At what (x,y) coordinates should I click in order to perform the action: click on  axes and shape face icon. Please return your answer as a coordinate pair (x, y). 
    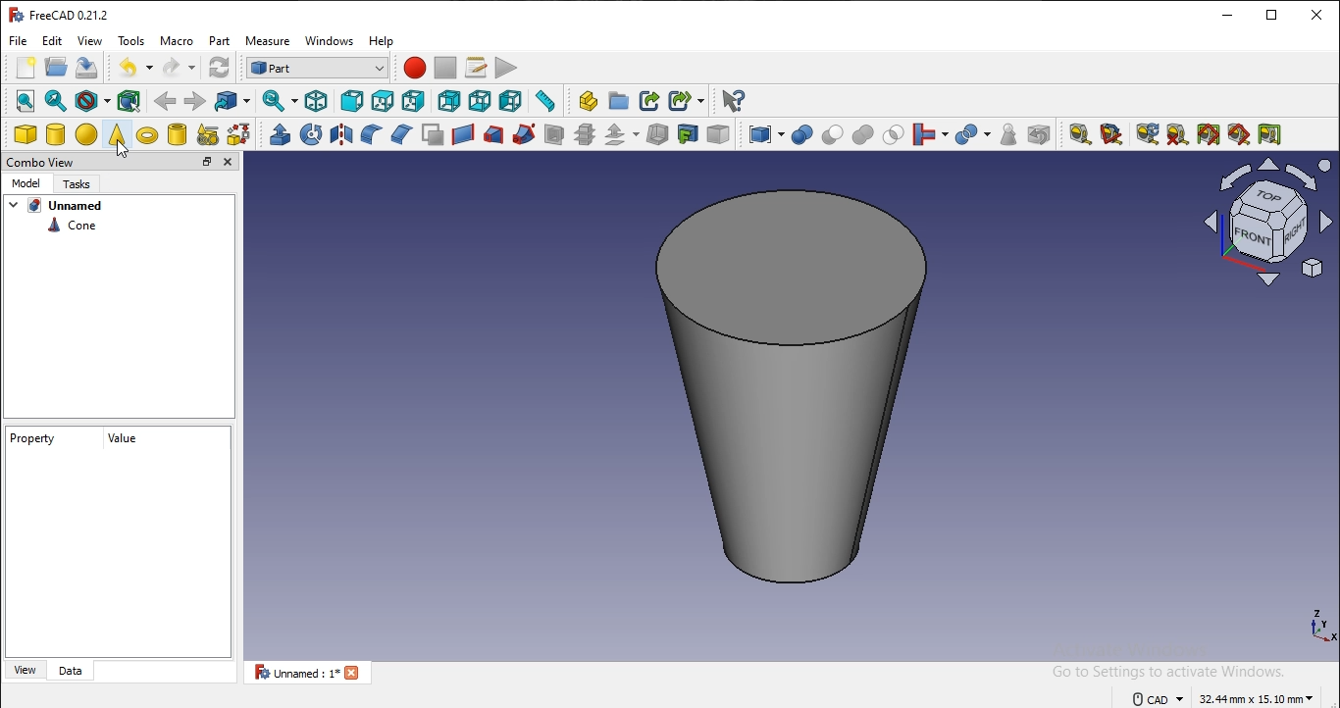
    Looking at the image, I should click on (1270, 223).